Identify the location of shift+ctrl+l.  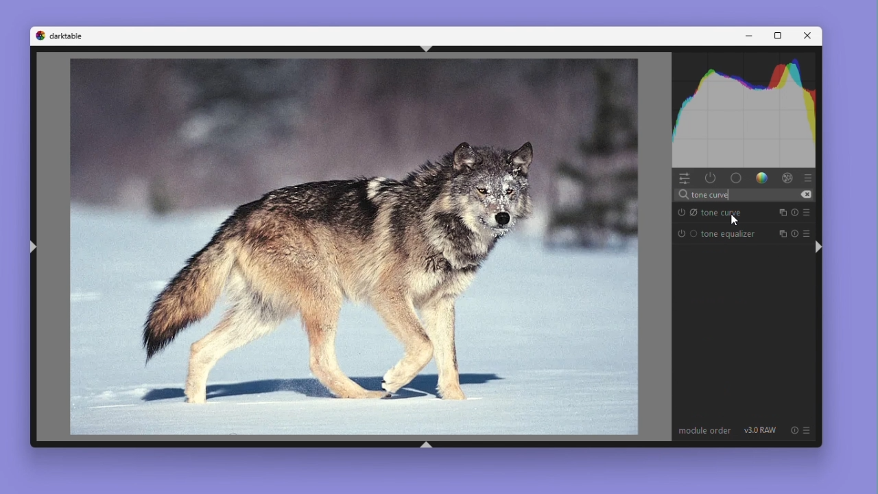
(34, 246).